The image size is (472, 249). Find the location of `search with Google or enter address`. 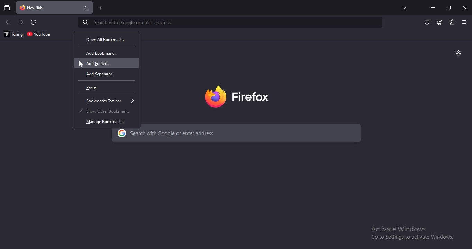

search with Google or enter address is located at coordinates (206, 132).